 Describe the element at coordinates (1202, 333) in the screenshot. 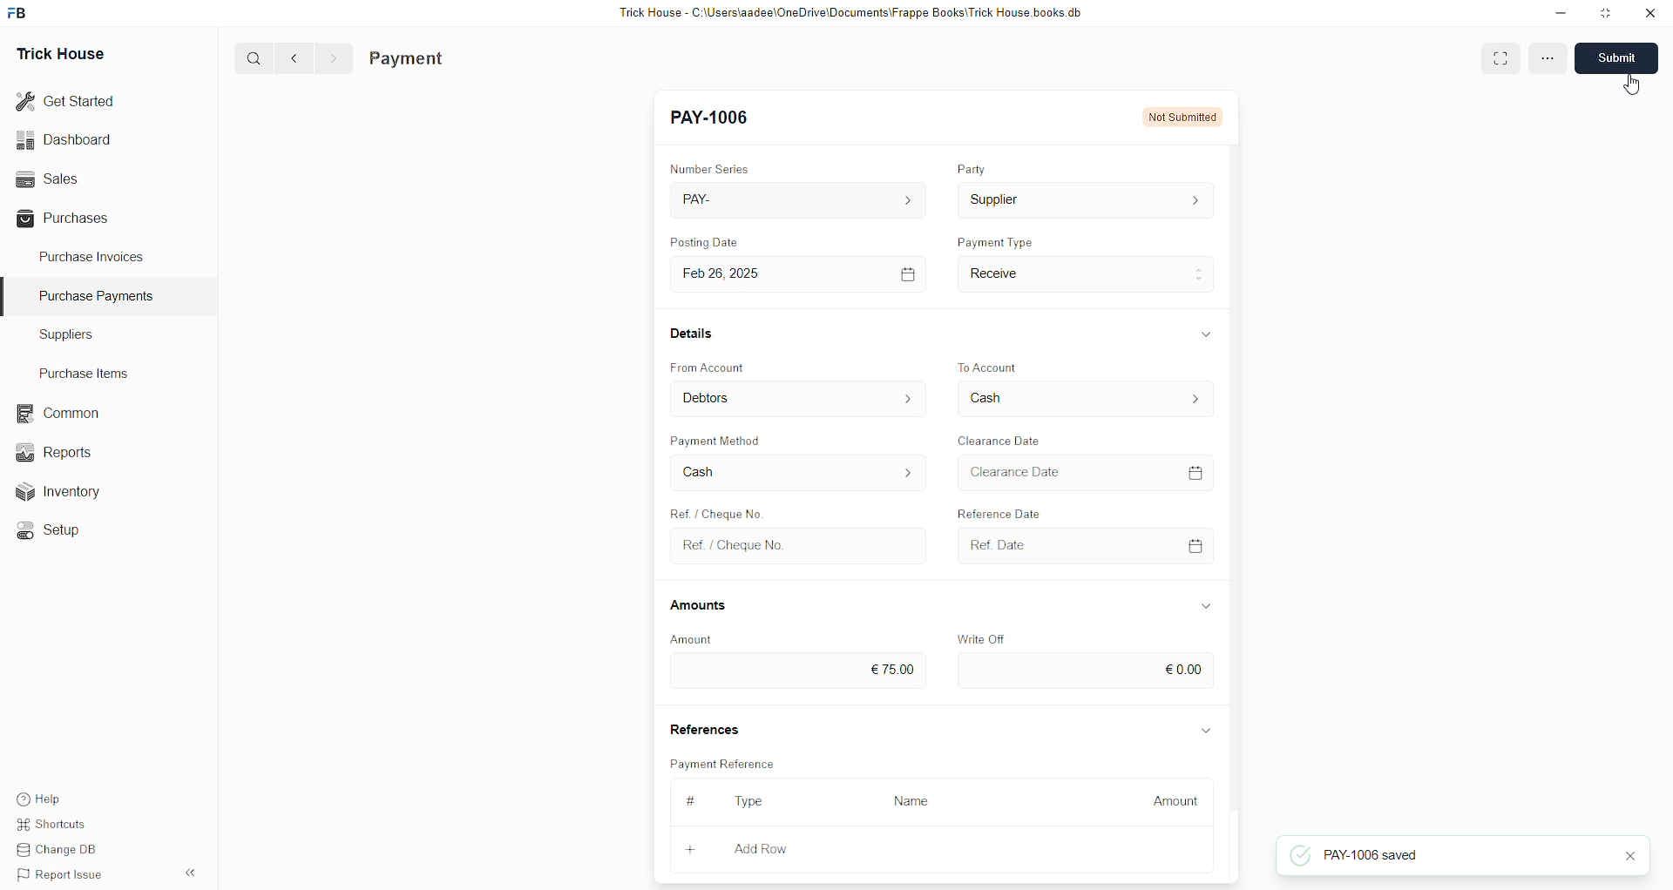

I see `expand` at that location.